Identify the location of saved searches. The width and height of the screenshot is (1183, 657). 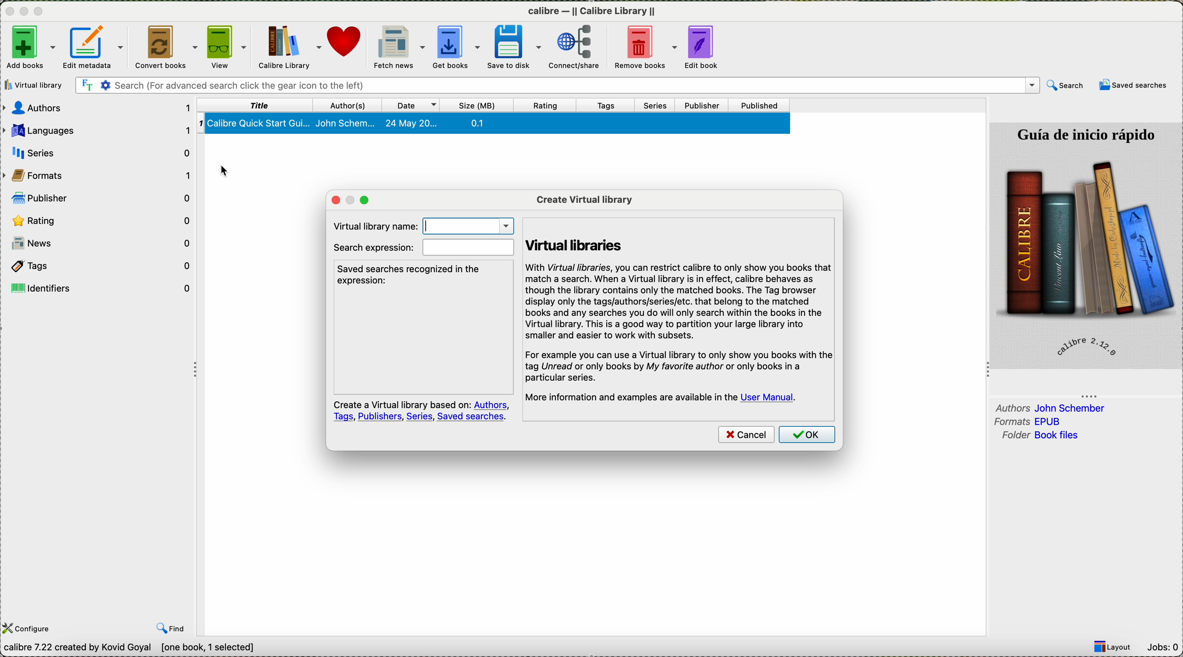
(1134, 85).